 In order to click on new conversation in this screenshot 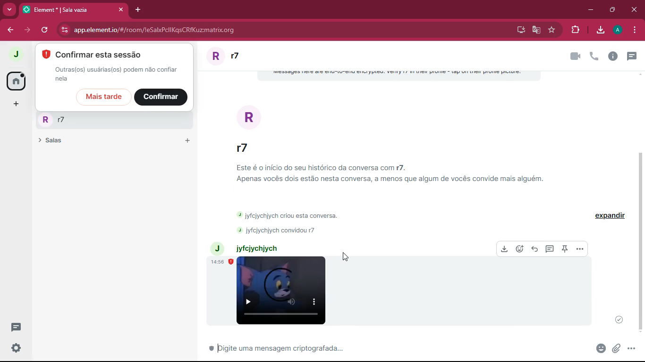, I will do `click(17, 328)`.